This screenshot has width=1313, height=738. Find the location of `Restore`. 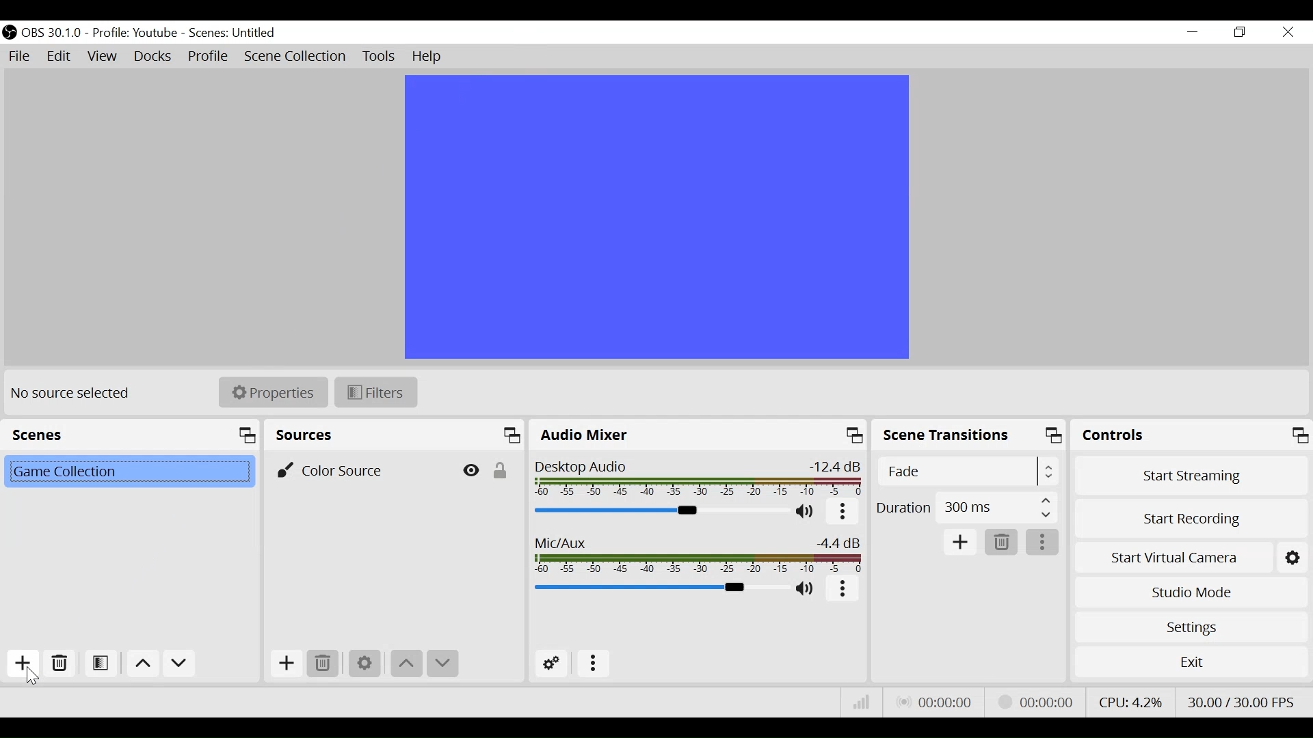

Restore is located at coordinates (1238, 33).